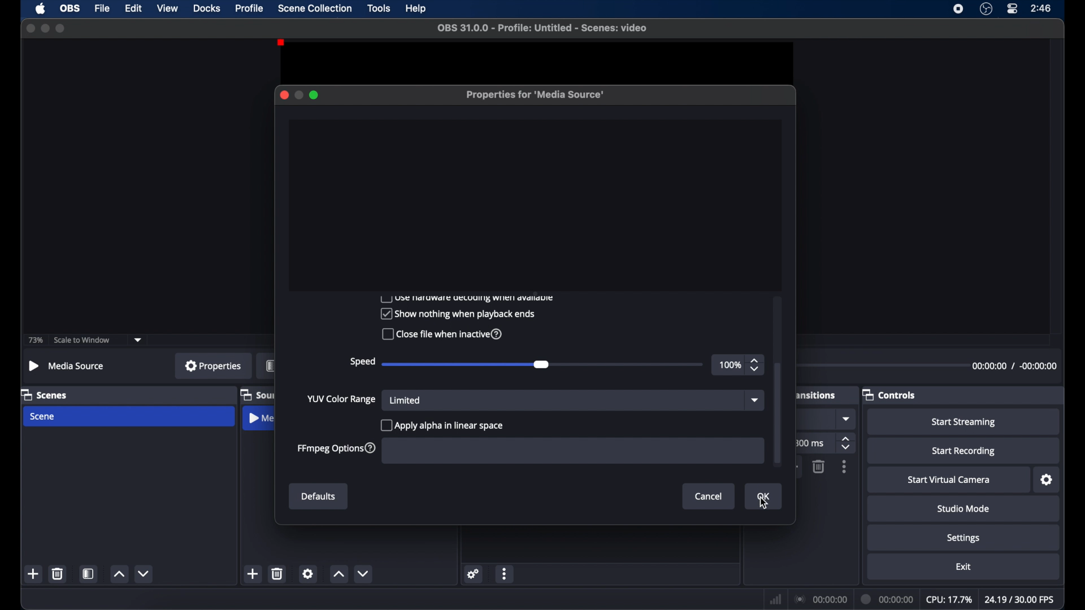 The image size is (1085, 610). I want to click on transitions, so click(815, 395).